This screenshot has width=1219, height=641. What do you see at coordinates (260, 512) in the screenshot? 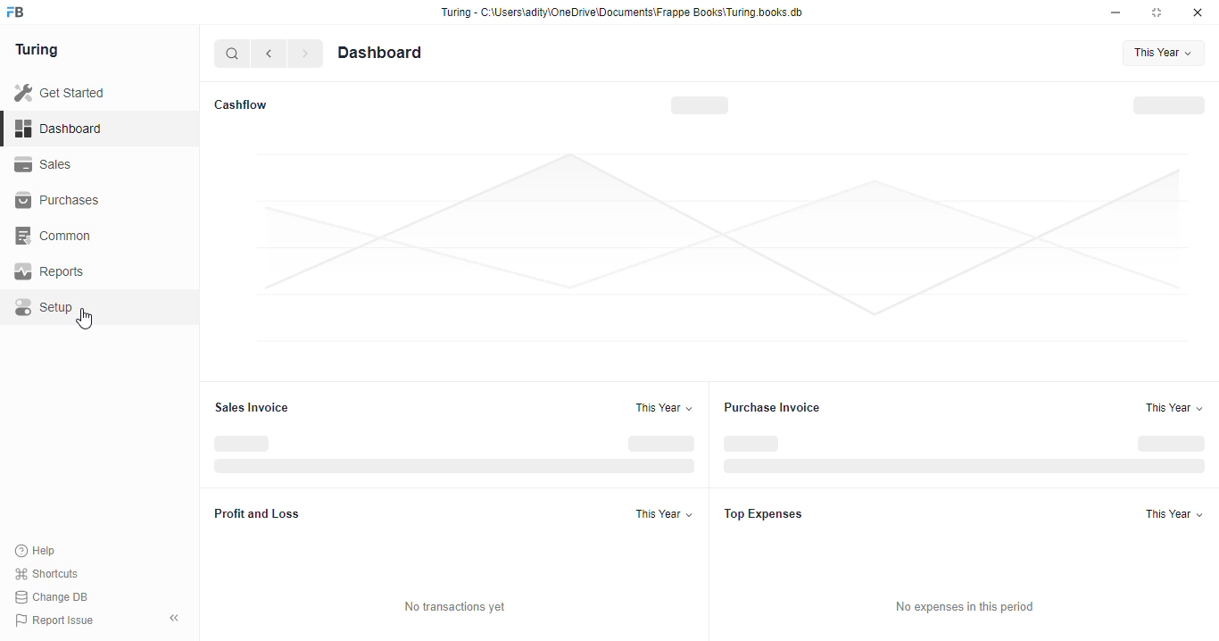
I see `Profit and Loss` at bounding box center [260, 512].